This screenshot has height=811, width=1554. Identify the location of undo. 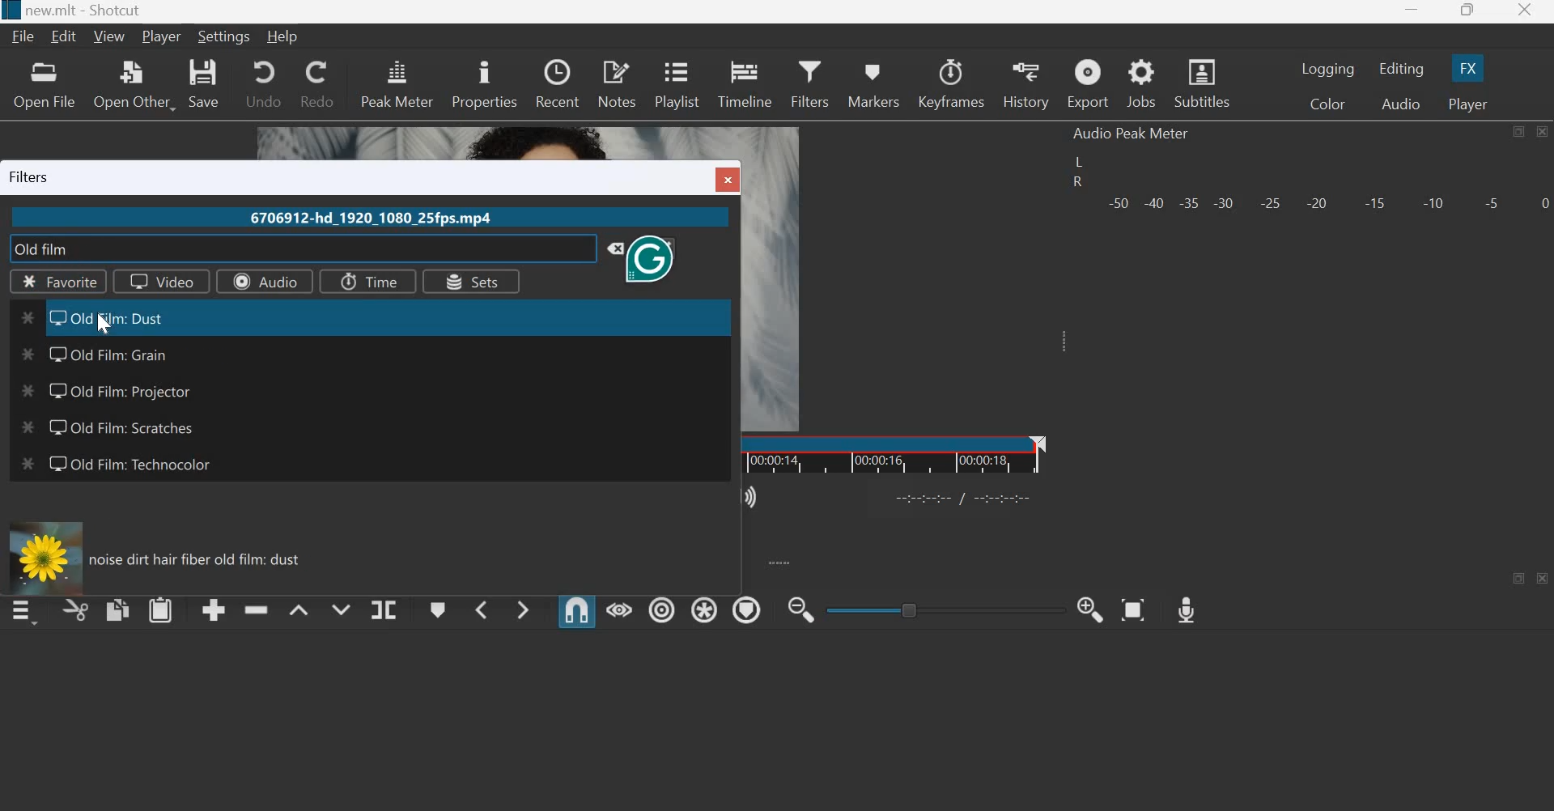
(263, 82).